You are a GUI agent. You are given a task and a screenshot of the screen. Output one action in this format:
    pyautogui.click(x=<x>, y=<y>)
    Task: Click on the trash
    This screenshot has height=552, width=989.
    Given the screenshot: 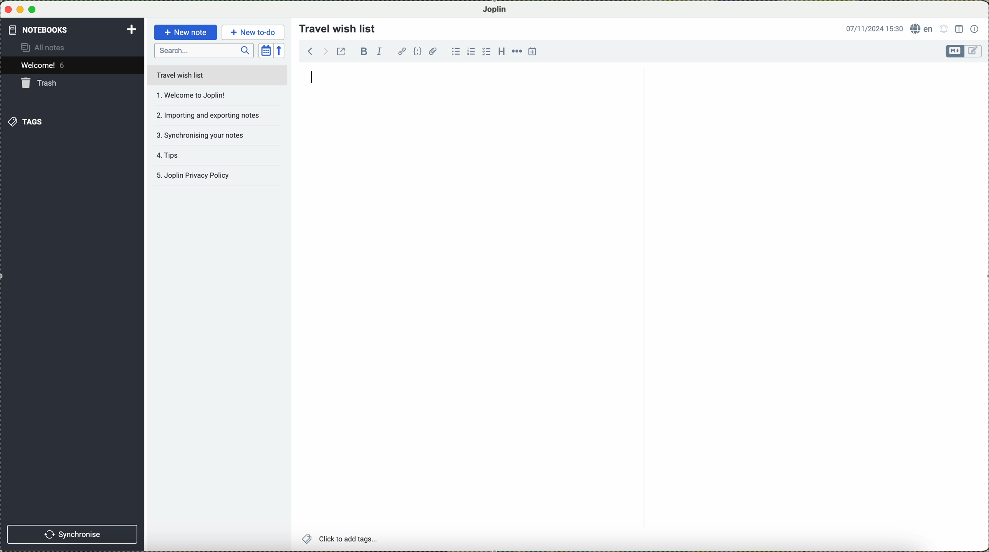 What is the action you would take?
    pyautogui.click(x=41, y=83)
    